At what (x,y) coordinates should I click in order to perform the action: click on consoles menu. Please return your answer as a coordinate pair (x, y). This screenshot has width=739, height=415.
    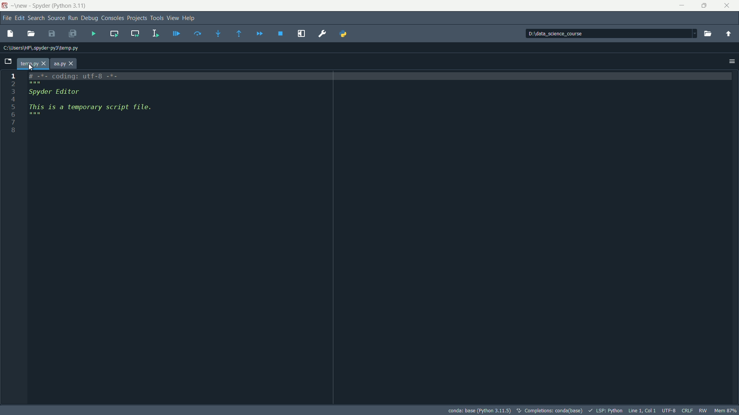
    Looking at the image, I should click on (112, 18).